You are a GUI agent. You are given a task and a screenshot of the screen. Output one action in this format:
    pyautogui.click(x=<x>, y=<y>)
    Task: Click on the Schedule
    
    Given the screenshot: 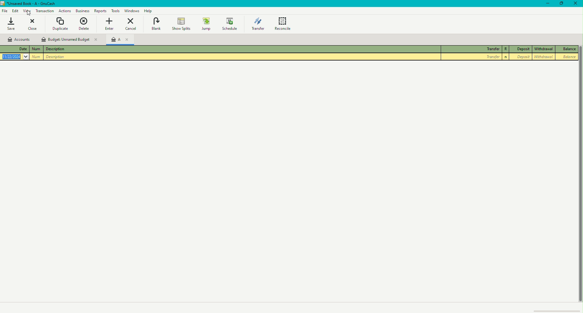 What is the action you would take?
    pyautogui.click(x=231, y=24)
    